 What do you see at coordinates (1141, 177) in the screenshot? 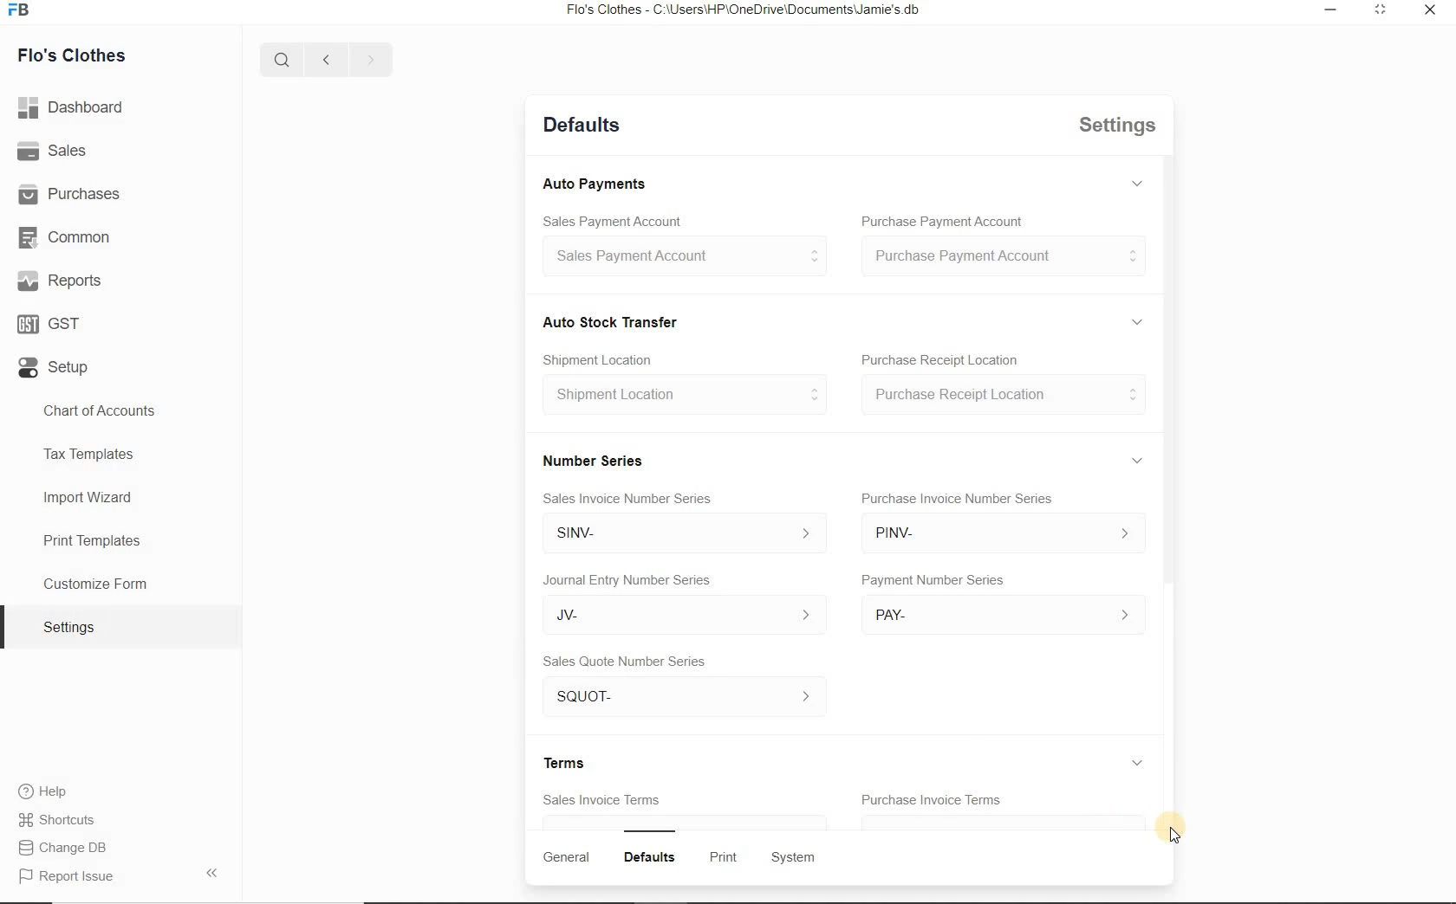
I see `Expand` at bounding box center [1141, 177].